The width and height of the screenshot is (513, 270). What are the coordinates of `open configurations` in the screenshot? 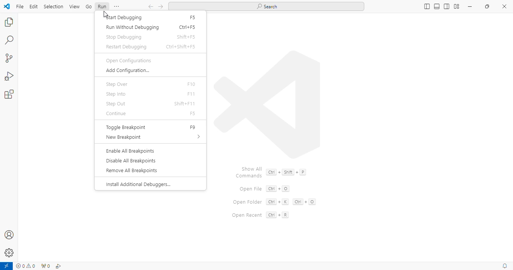 It's located at (128, 60).